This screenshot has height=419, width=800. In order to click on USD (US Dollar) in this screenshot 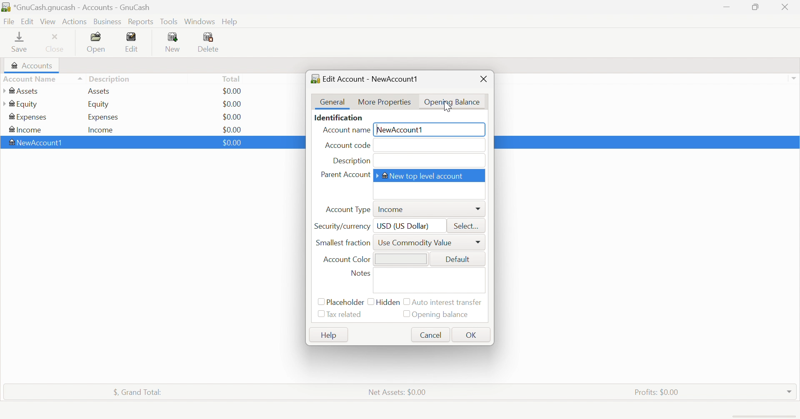, I will do `click(404, 226)`.